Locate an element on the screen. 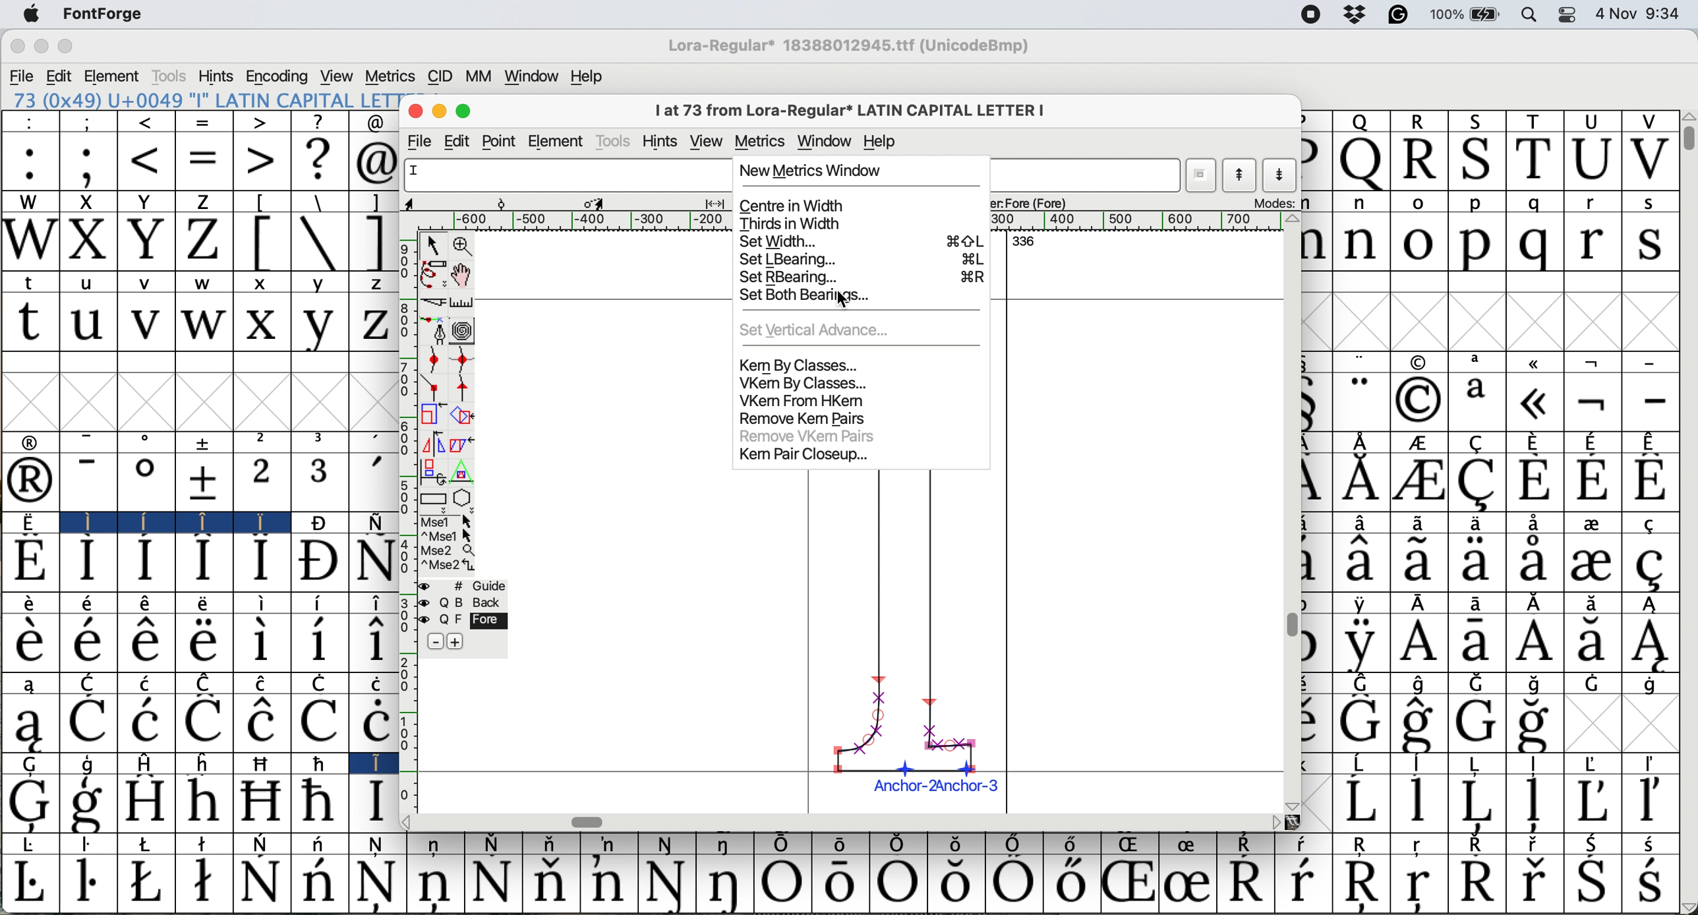 The width and height of the screenshot is (1698, 915). Symbol is located at coordinates (29, 522).